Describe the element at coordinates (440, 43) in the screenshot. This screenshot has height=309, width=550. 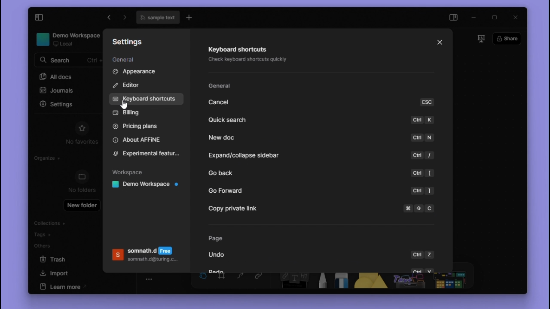
I see `Close` at that location.